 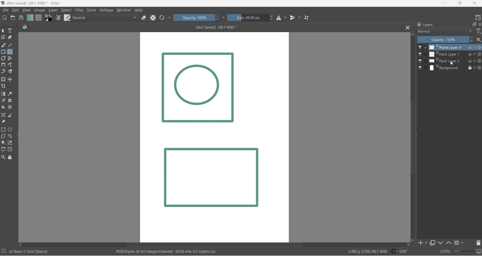 I want to click on settings, so click(x=107, y=11).